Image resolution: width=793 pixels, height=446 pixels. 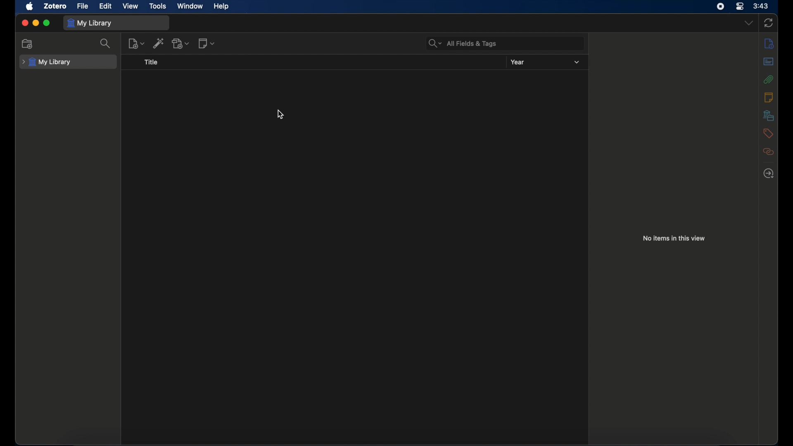 What do you see at coordinates (181, 43) in the screenshot?
I see `add attachment` at bounding box center [181, 43].